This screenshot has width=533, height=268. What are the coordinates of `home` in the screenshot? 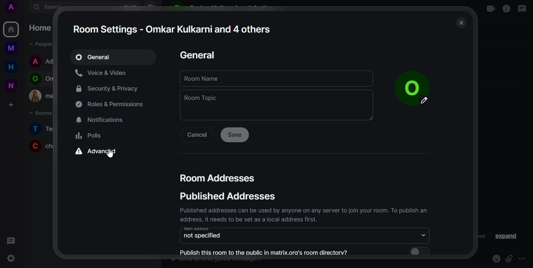 It's located at (11, 29).